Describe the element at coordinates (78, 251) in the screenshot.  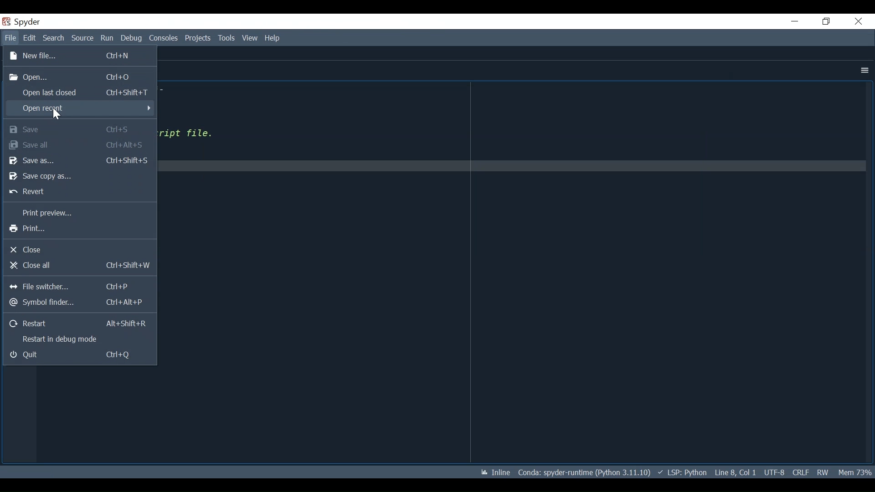
I see `Close` at that location.